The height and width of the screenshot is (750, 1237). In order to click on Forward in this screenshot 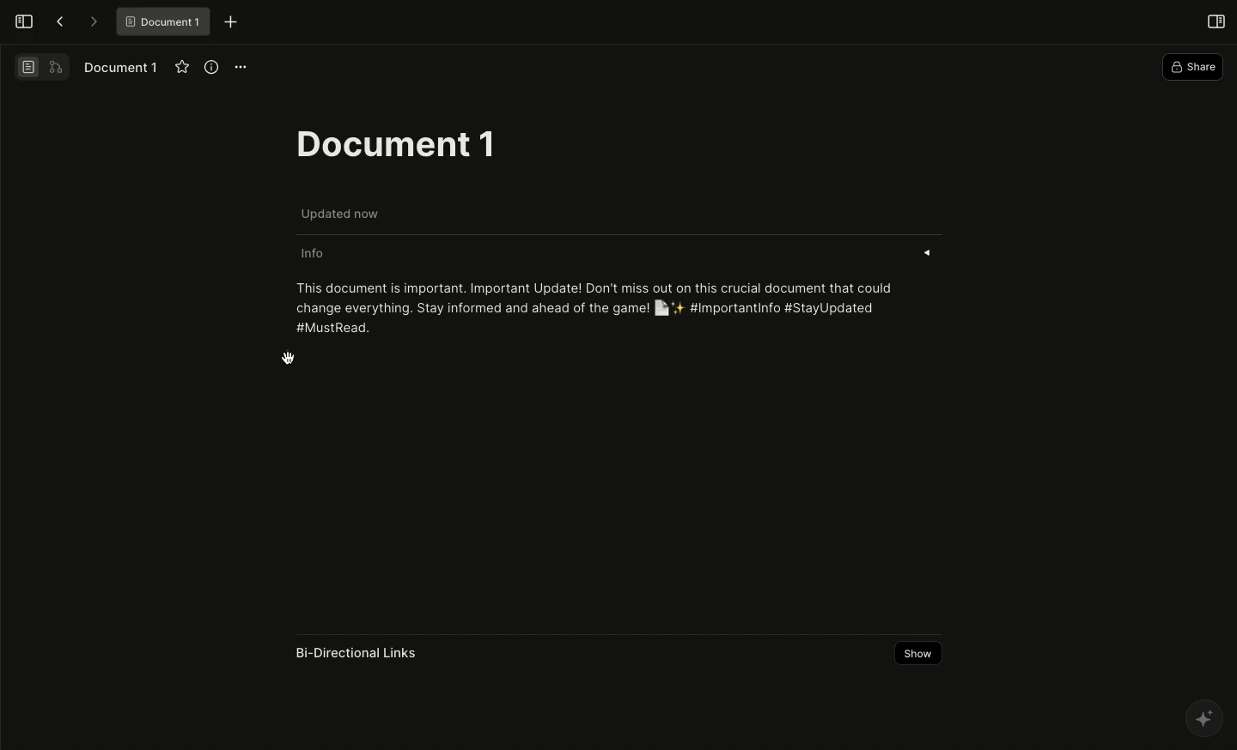, I will do `click(92, 21)`.